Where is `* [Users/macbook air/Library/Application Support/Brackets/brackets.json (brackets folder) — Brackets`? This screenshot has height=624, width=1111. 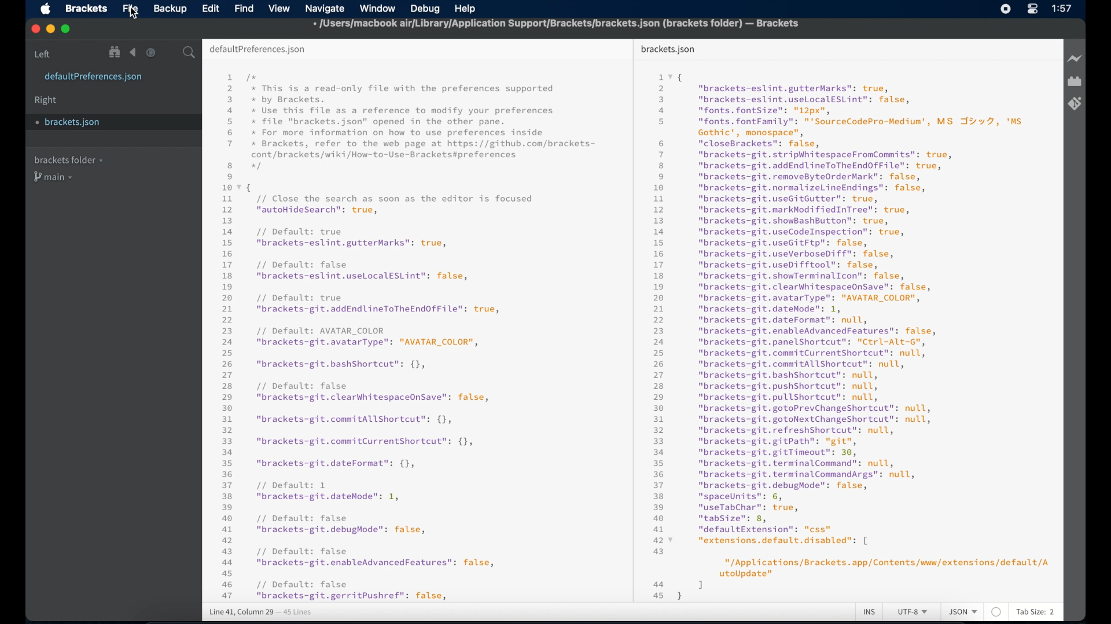 * [Users/macbook air/Library/Application Support/Brackets/brackets.json (brackets folder) — Brackets is located at coordinates (558, 24).